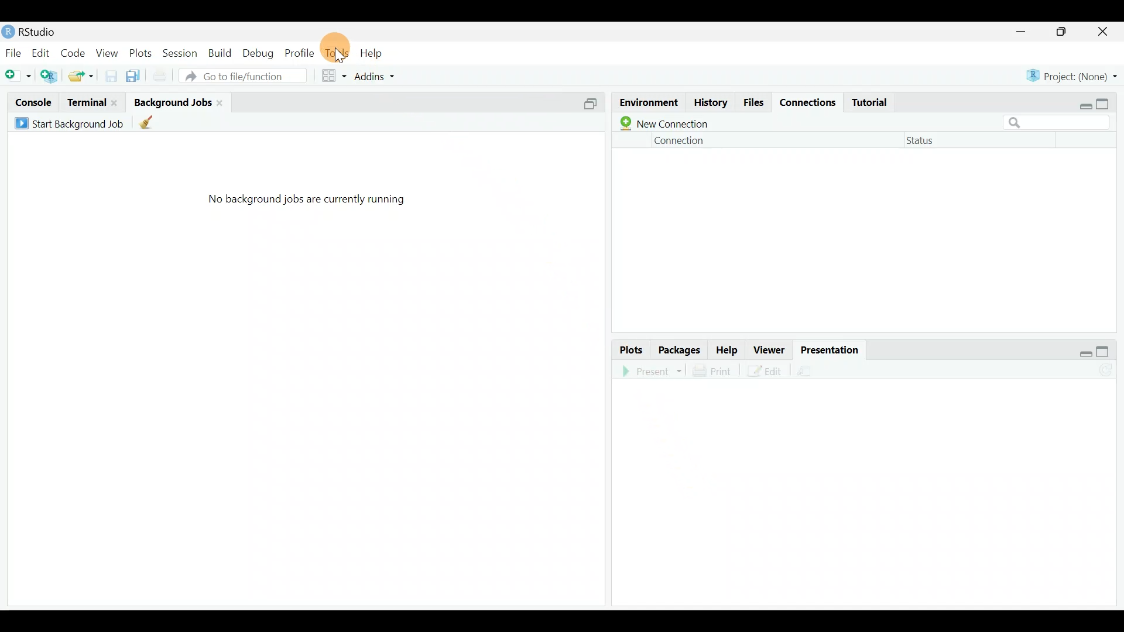 This screenshot has height=632, width=1124. What do you see at coordinates (378, 78) in the screenshot?
I see `Addins` at bounding box center [378, 78].